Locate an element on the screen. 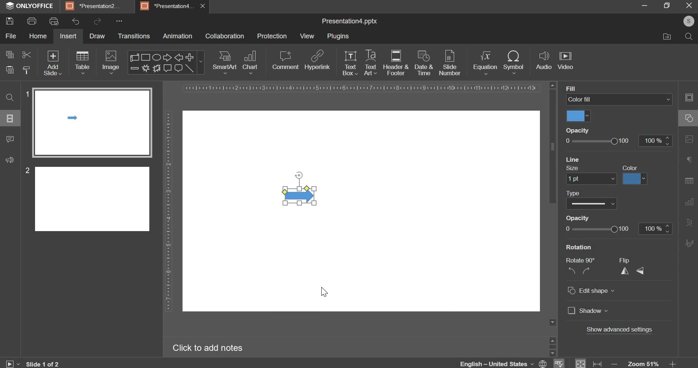 The height and width of the screenshot is (368, 698). hyperlink is located at coordinates (317, 61).